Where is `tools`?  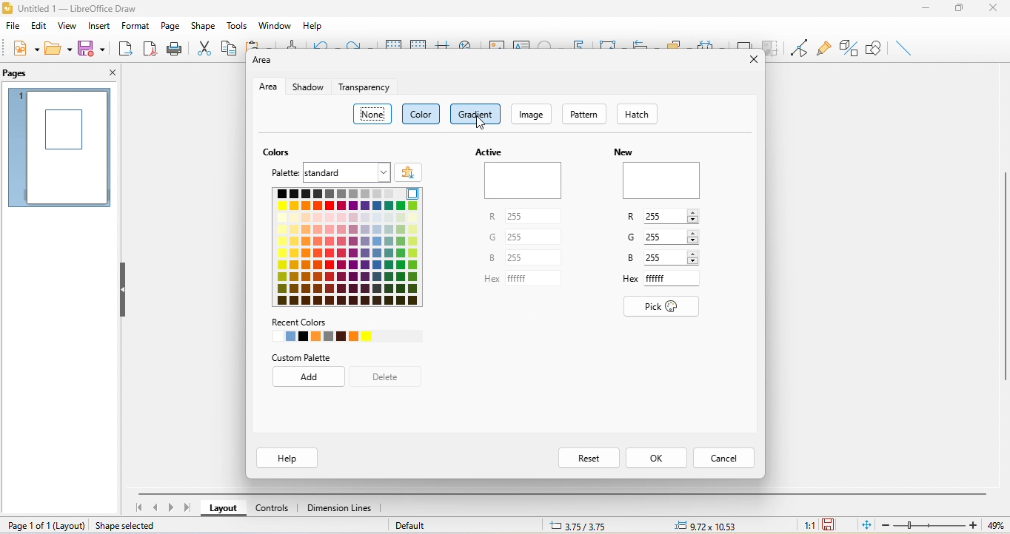
tools is located at coordinates (239, 24).